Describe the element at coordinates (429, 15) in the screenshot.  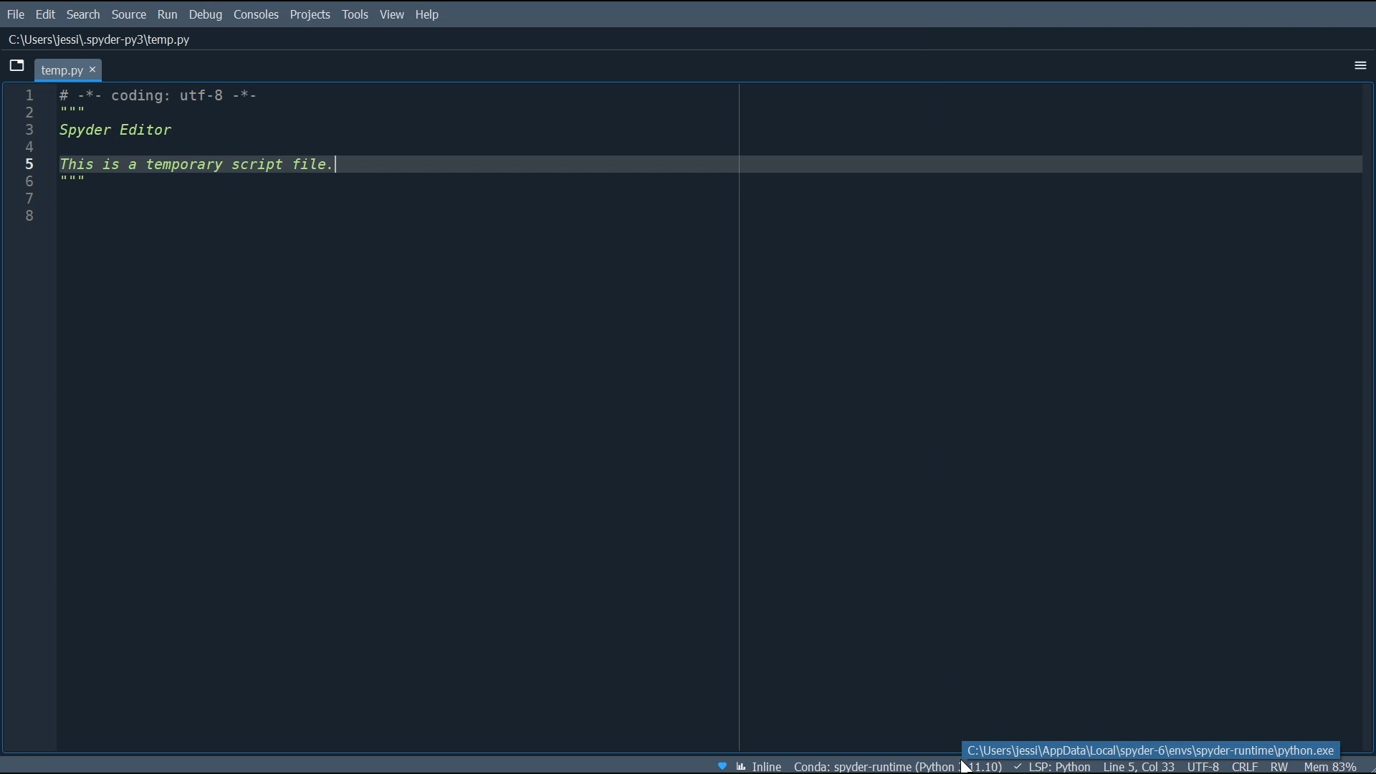
I see `Help` at that location.